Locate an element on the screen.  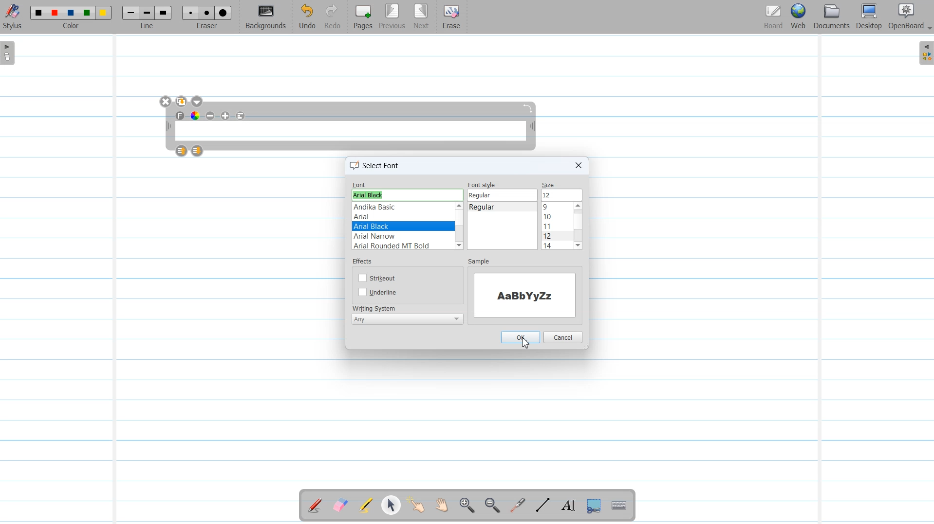
Draw Lines is located at coordinates (542, 506).